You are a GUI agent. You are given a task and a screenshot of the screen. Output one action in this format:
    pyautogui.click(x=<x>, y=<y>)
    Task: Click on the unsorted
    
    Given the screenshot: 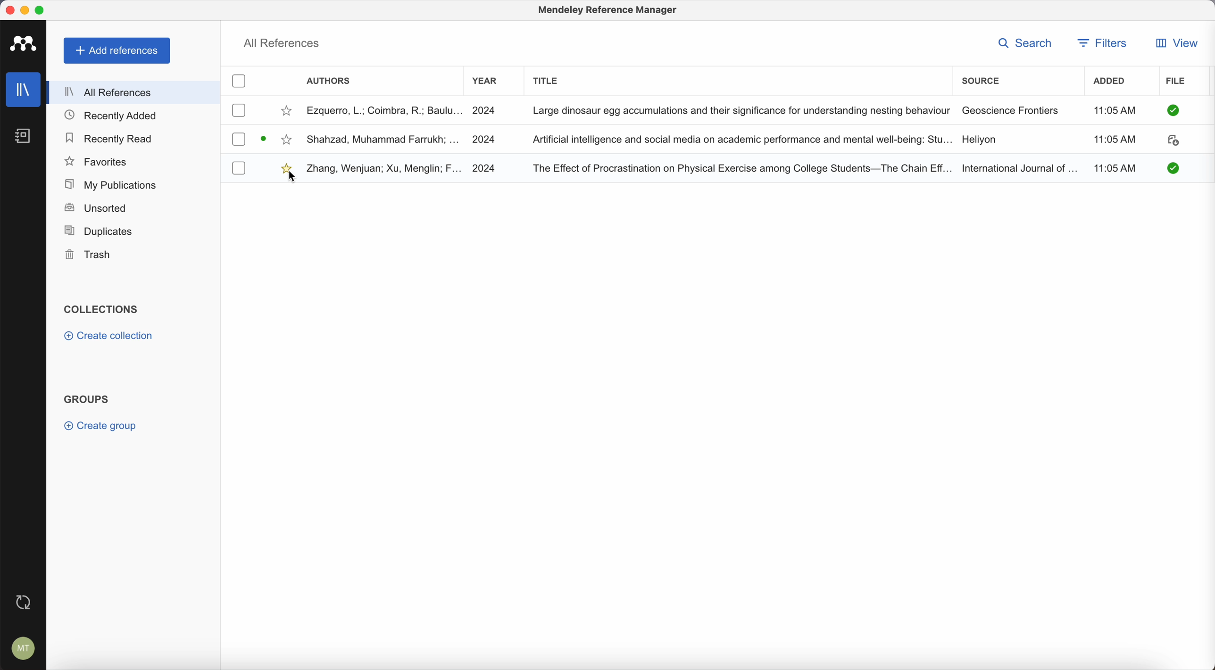 What is the action you would take?
    pyautogui.click(x=95, y=209)
    